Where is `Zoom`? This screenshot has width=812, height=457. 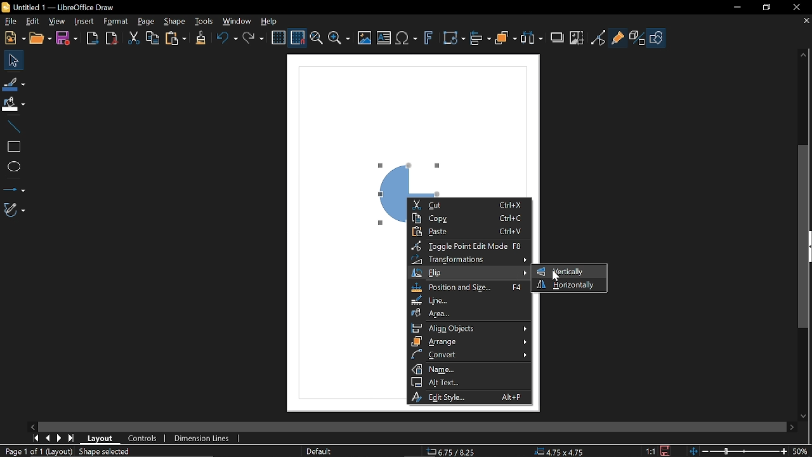
Zoom is located at coordinates (339, 39).